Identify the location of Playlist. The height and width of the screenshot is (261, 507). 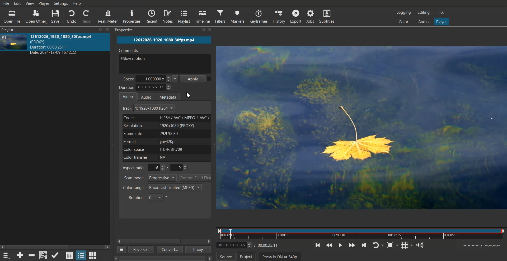
(185, 16).